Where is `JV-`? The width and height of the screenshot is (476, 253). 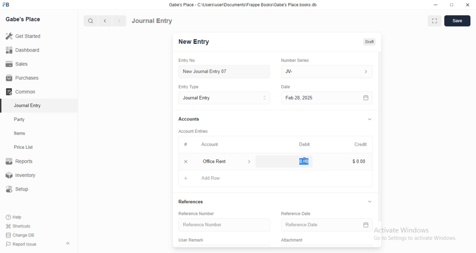 JV- is located at coordinates (328, 72).